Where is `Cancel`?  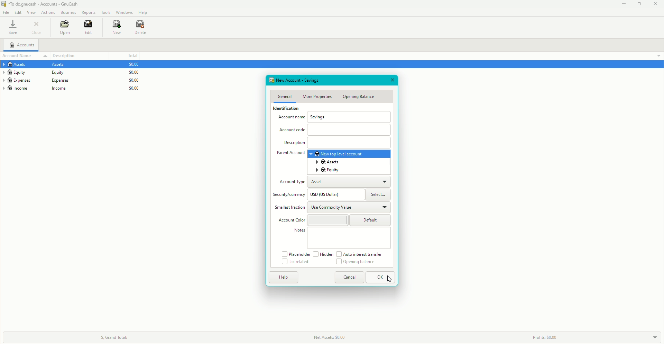 Cancel is located at coordinates (350, 277).